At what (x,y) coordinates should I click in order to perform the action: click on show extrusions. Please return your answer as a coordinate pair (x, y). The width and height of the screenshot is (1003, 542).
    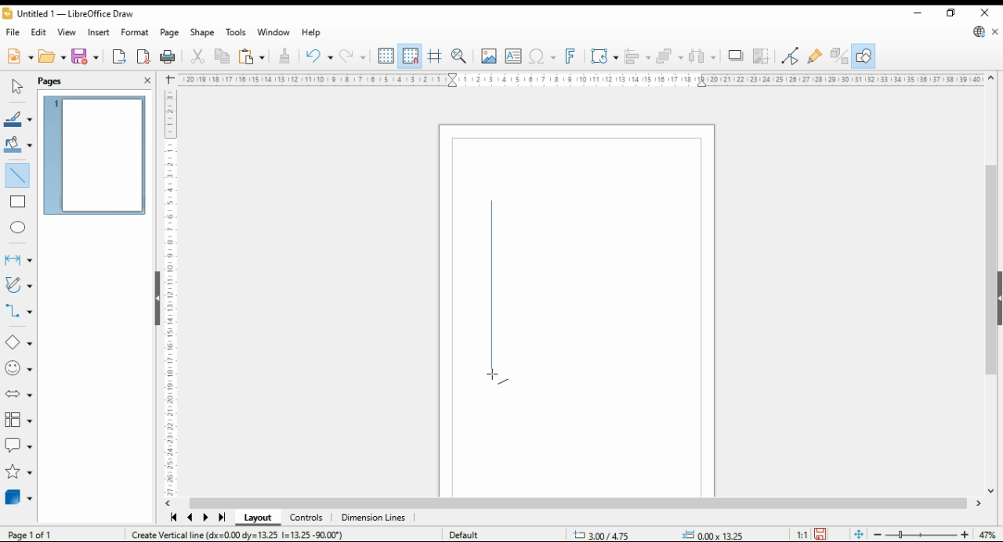
    Looking at the image, I should click on (838, 56).